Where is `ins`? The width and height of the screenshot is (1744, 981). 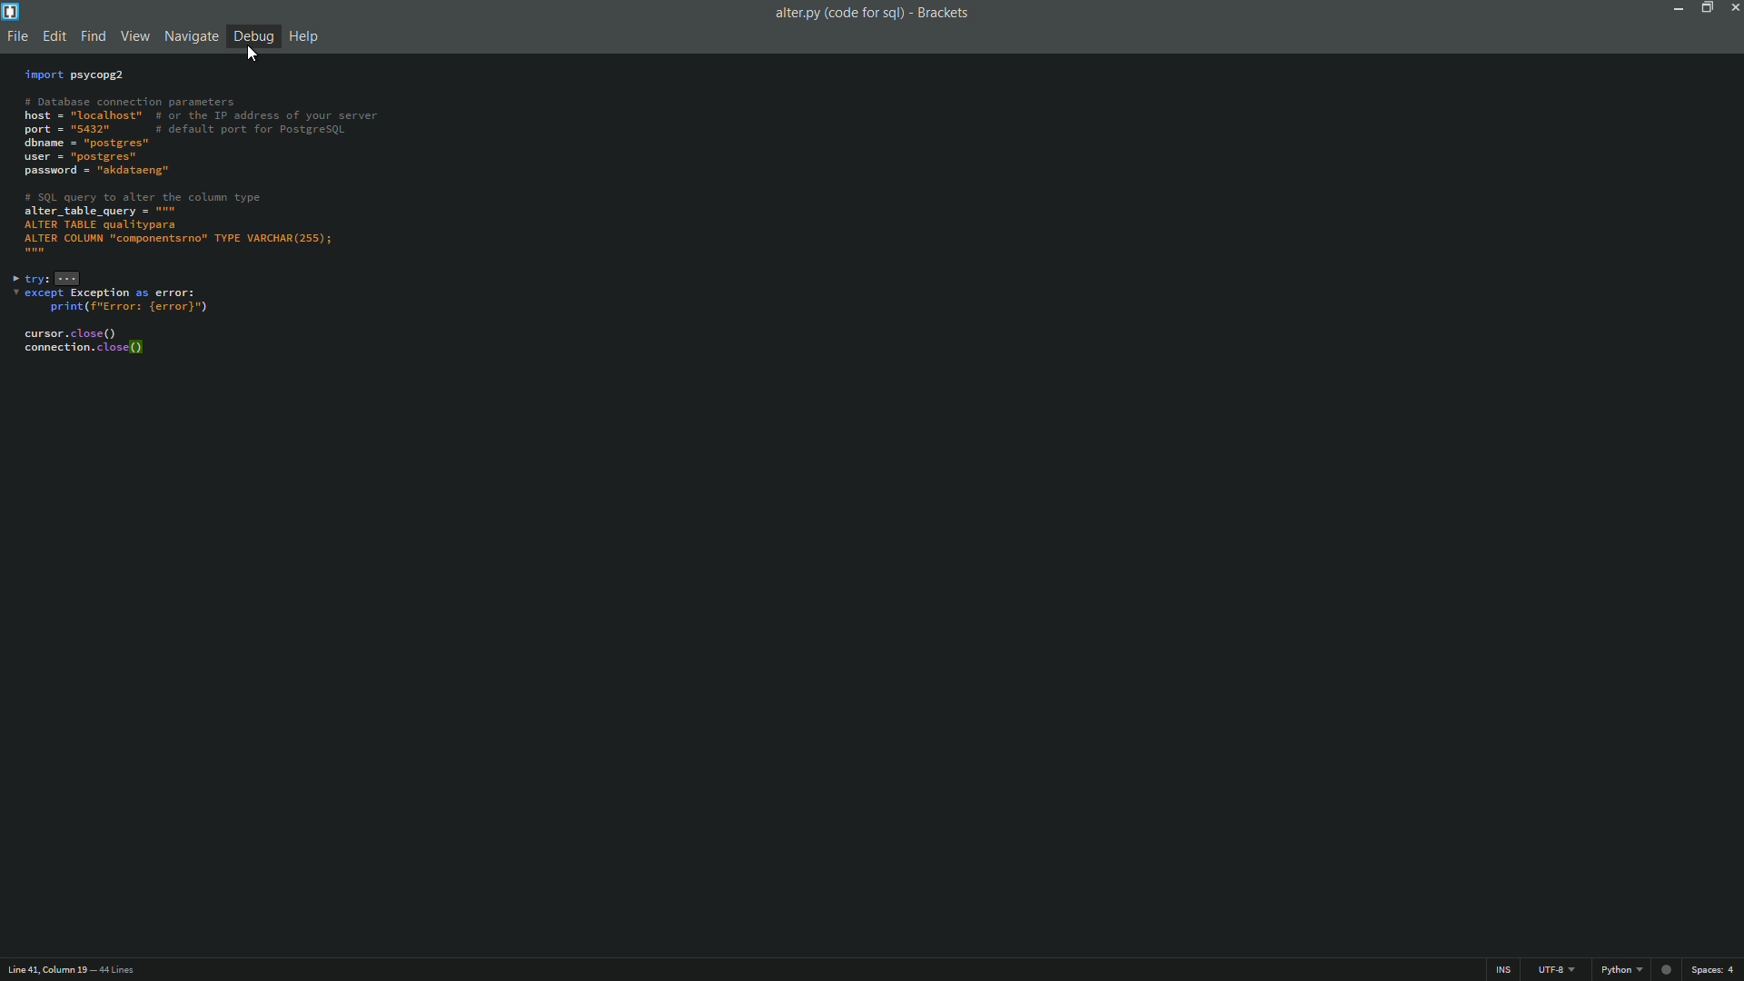 ins is located at coordinates (1503, 971).